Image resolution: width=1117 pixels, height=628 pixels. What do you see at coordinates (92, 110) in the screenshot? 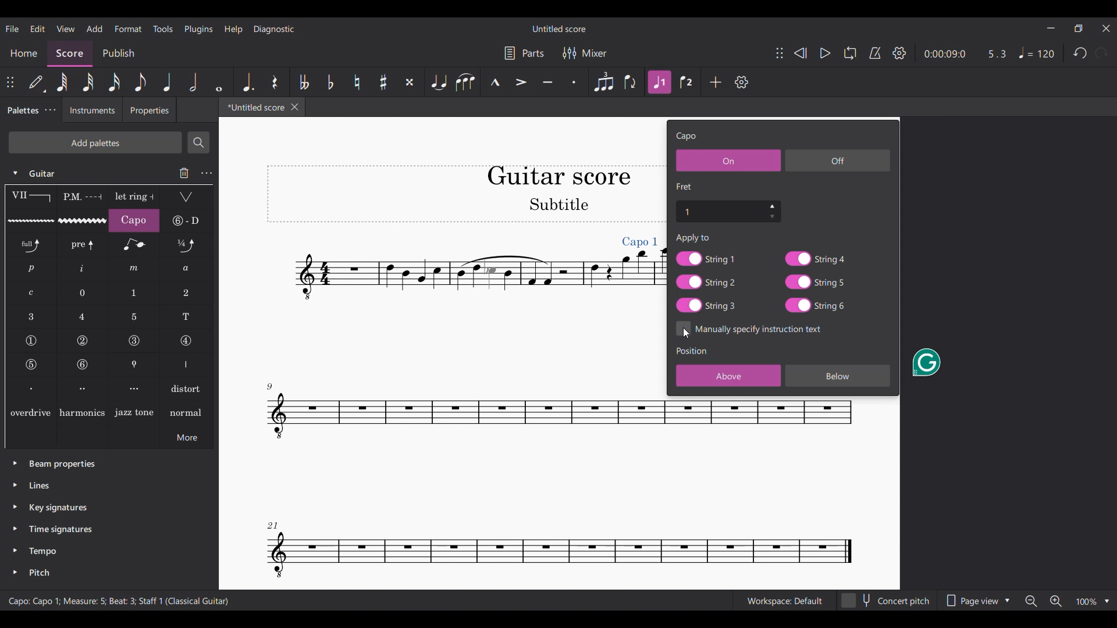
I see `Instruments tab` at bounding box center [92, 110].